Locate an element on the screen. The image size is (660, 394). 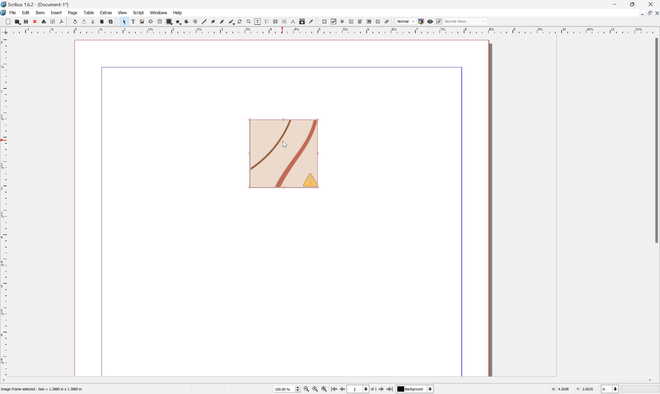
Current zoom level is located at coordinates (287, 389).